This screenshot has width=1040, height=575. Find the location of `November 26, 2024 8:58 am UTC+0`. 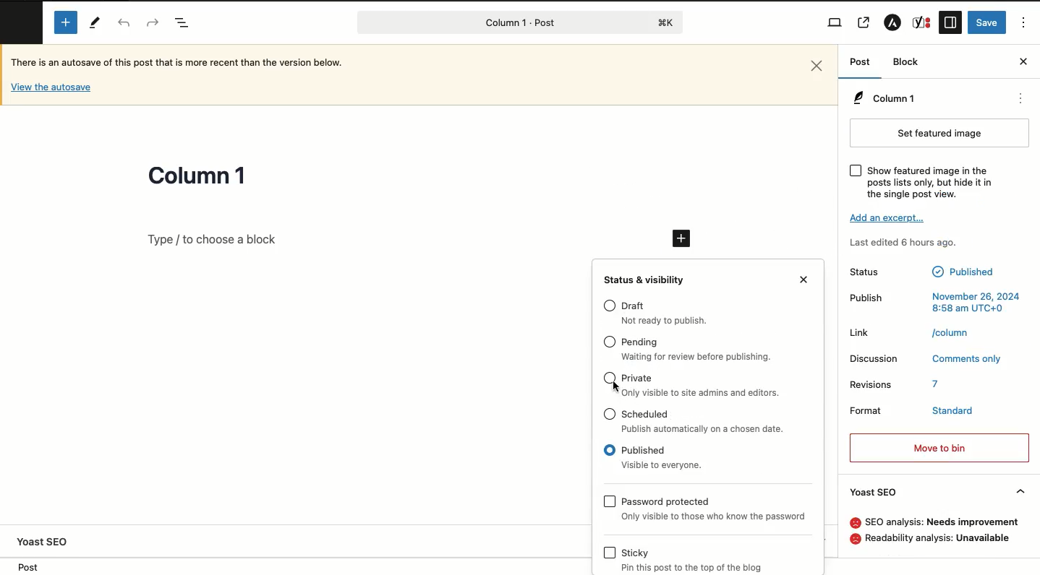

November 26, 2024 8:58 am UTC+0 is located at coordinates (975, 302).